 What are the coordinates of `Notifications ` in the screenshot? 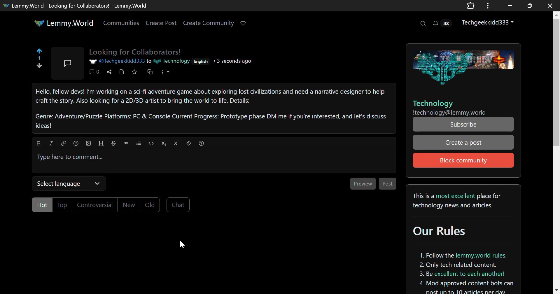 It's located at (441, 24).